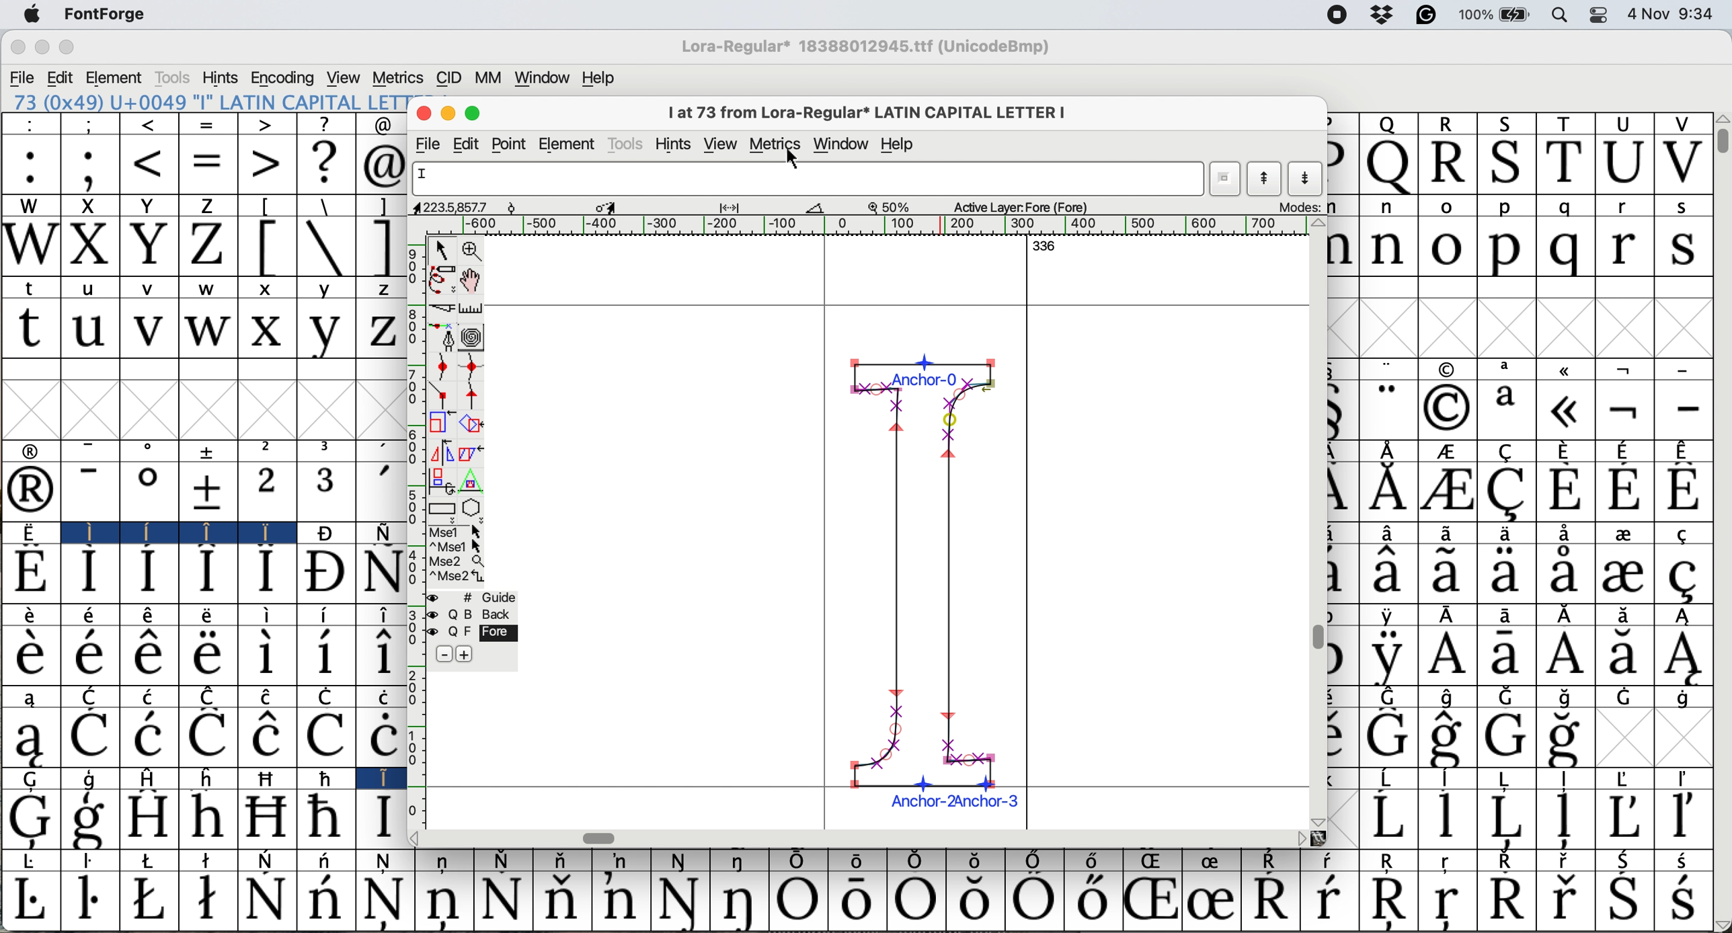 The image size is (1732, 933). I want to click on Symbol, so click(151, 616).